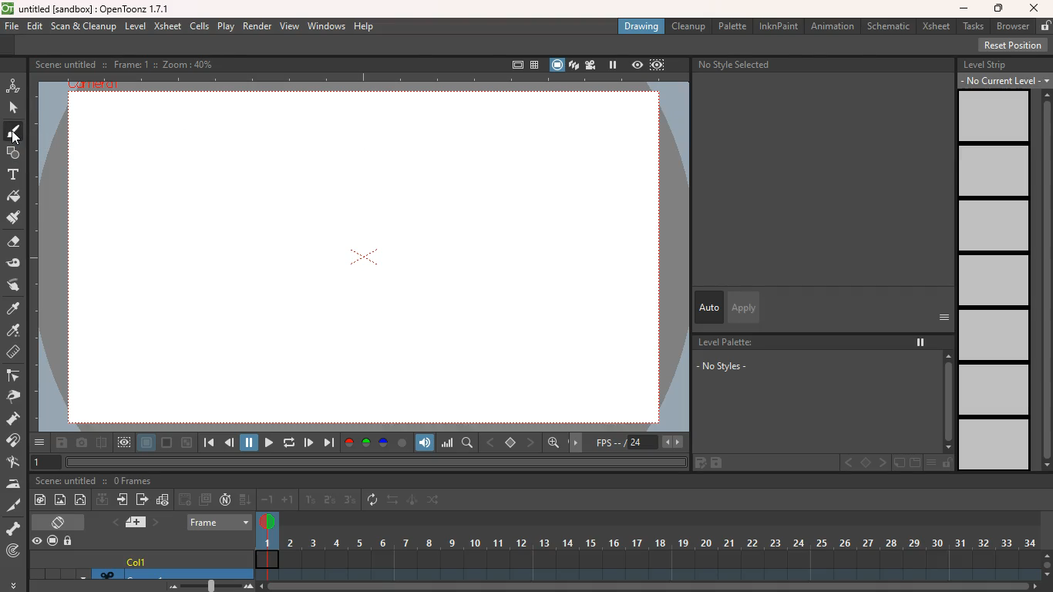 The image size is (1053, 592). What do you see at coordinates (102, 501) in the screenshot?
I see `down` at bounding box center [102, 501].